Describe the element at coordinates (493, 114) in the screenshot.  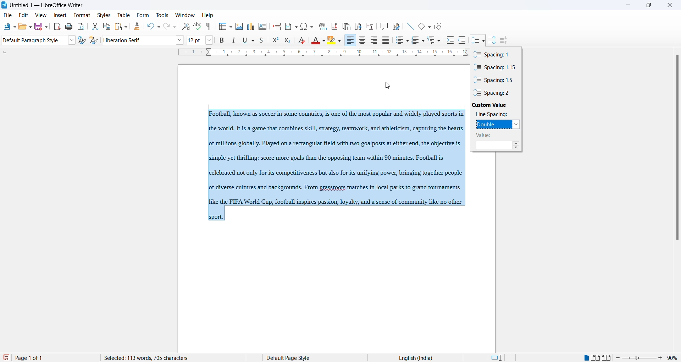
I see `line spacing` at that location.